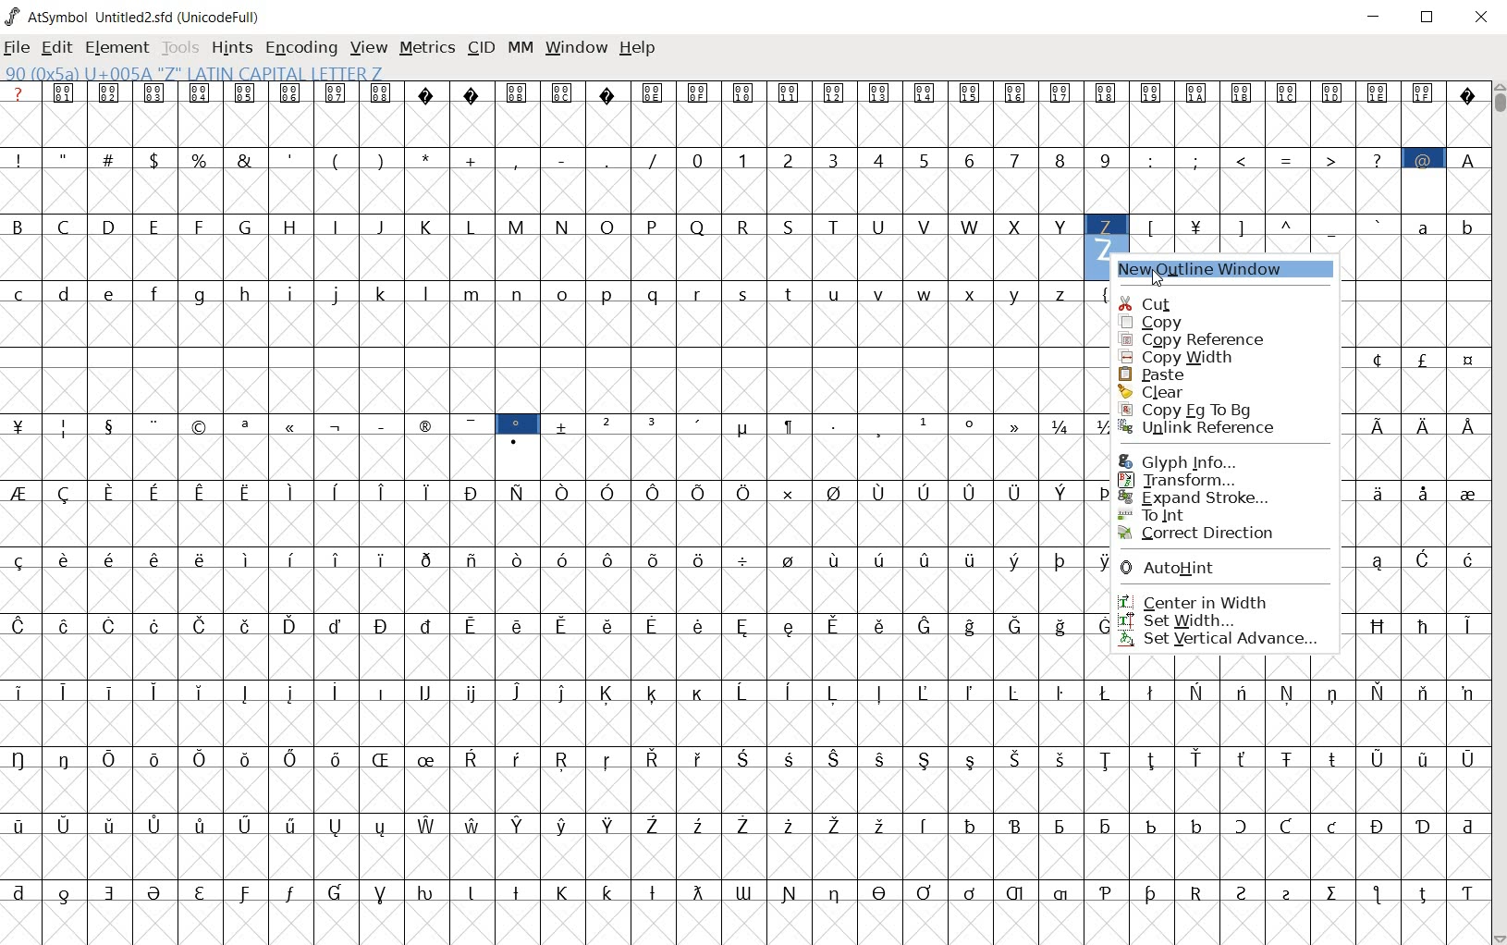 The image size is (1507, 945). What do you see at coordinates (1430, 19) in the screenshot?
I see `restore down` at bounding box center [1430, 19].